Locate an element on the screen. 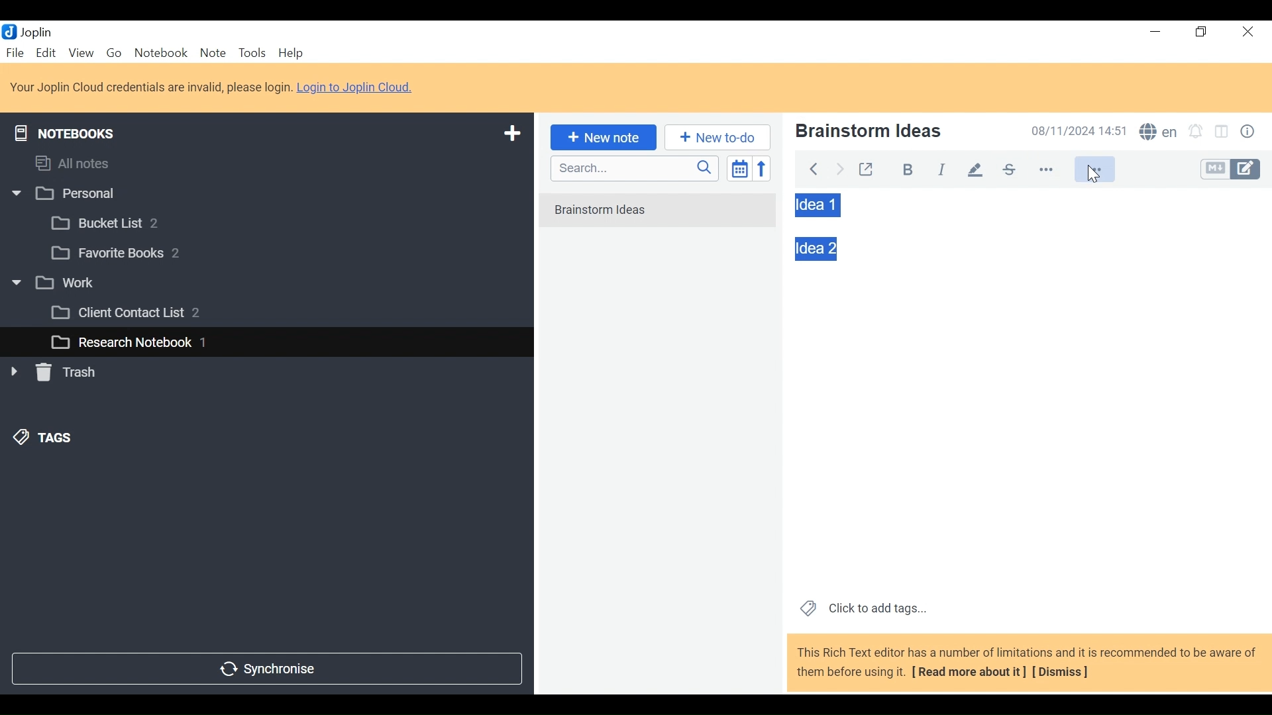 The width and height of the screenshot is (1272, 715). Tools is located at coordinates (251, 53).